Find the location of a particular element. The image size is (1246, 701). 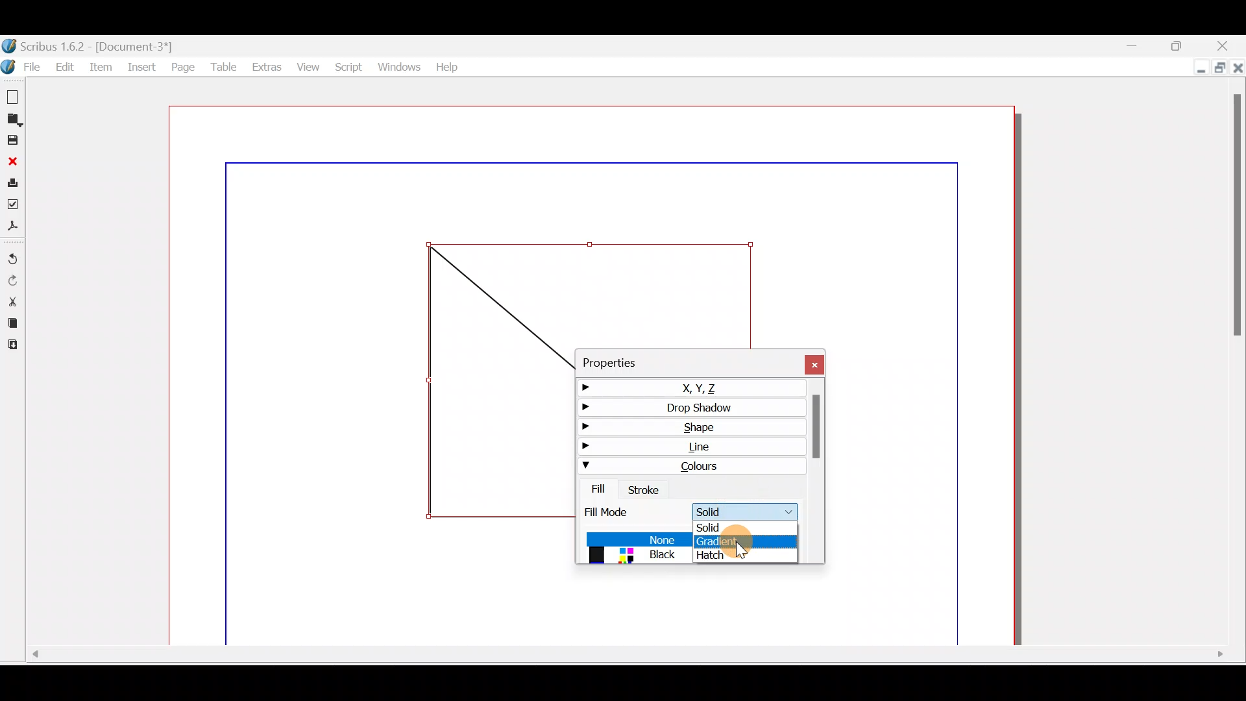

Page is located at coordinates (182, 68).